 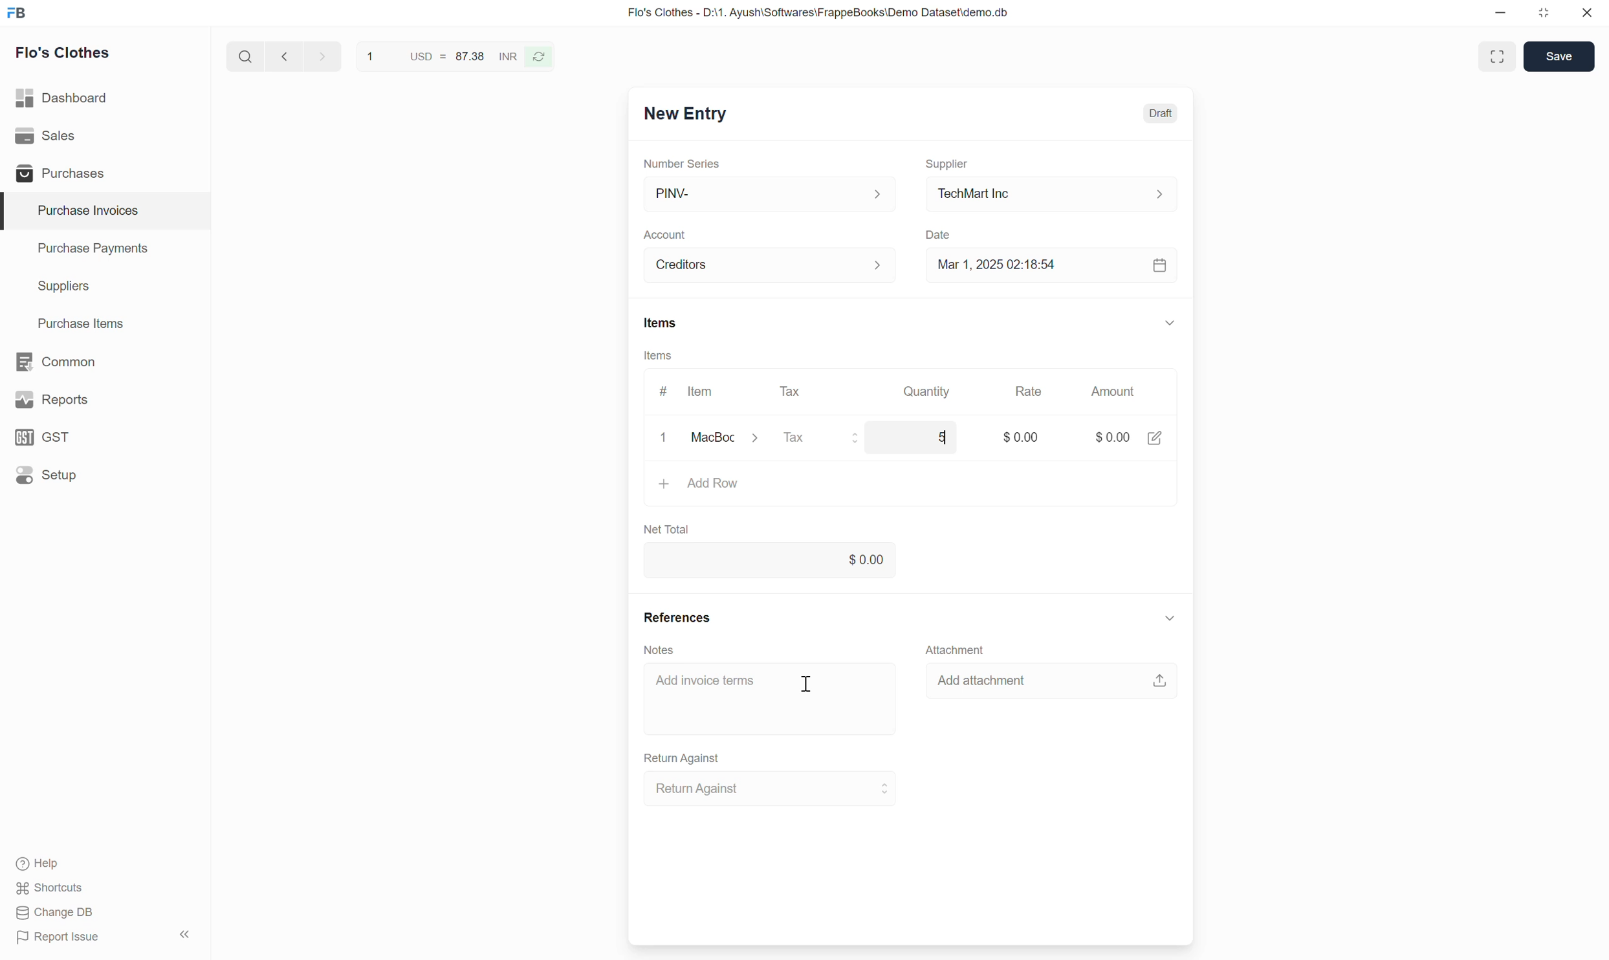 I want to click on Minimize, so click(x=1500, y=12).